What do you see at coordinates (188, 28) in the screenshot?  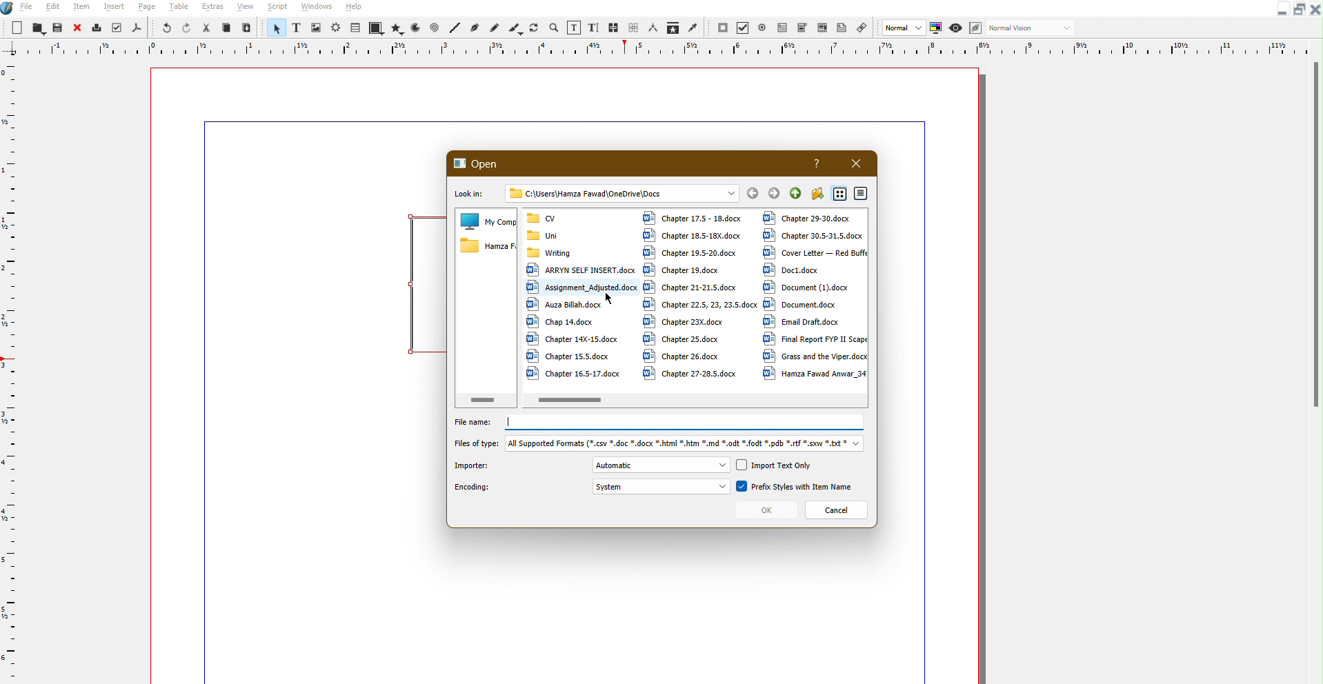 I see `Redo` at bounding box center [188, 28].